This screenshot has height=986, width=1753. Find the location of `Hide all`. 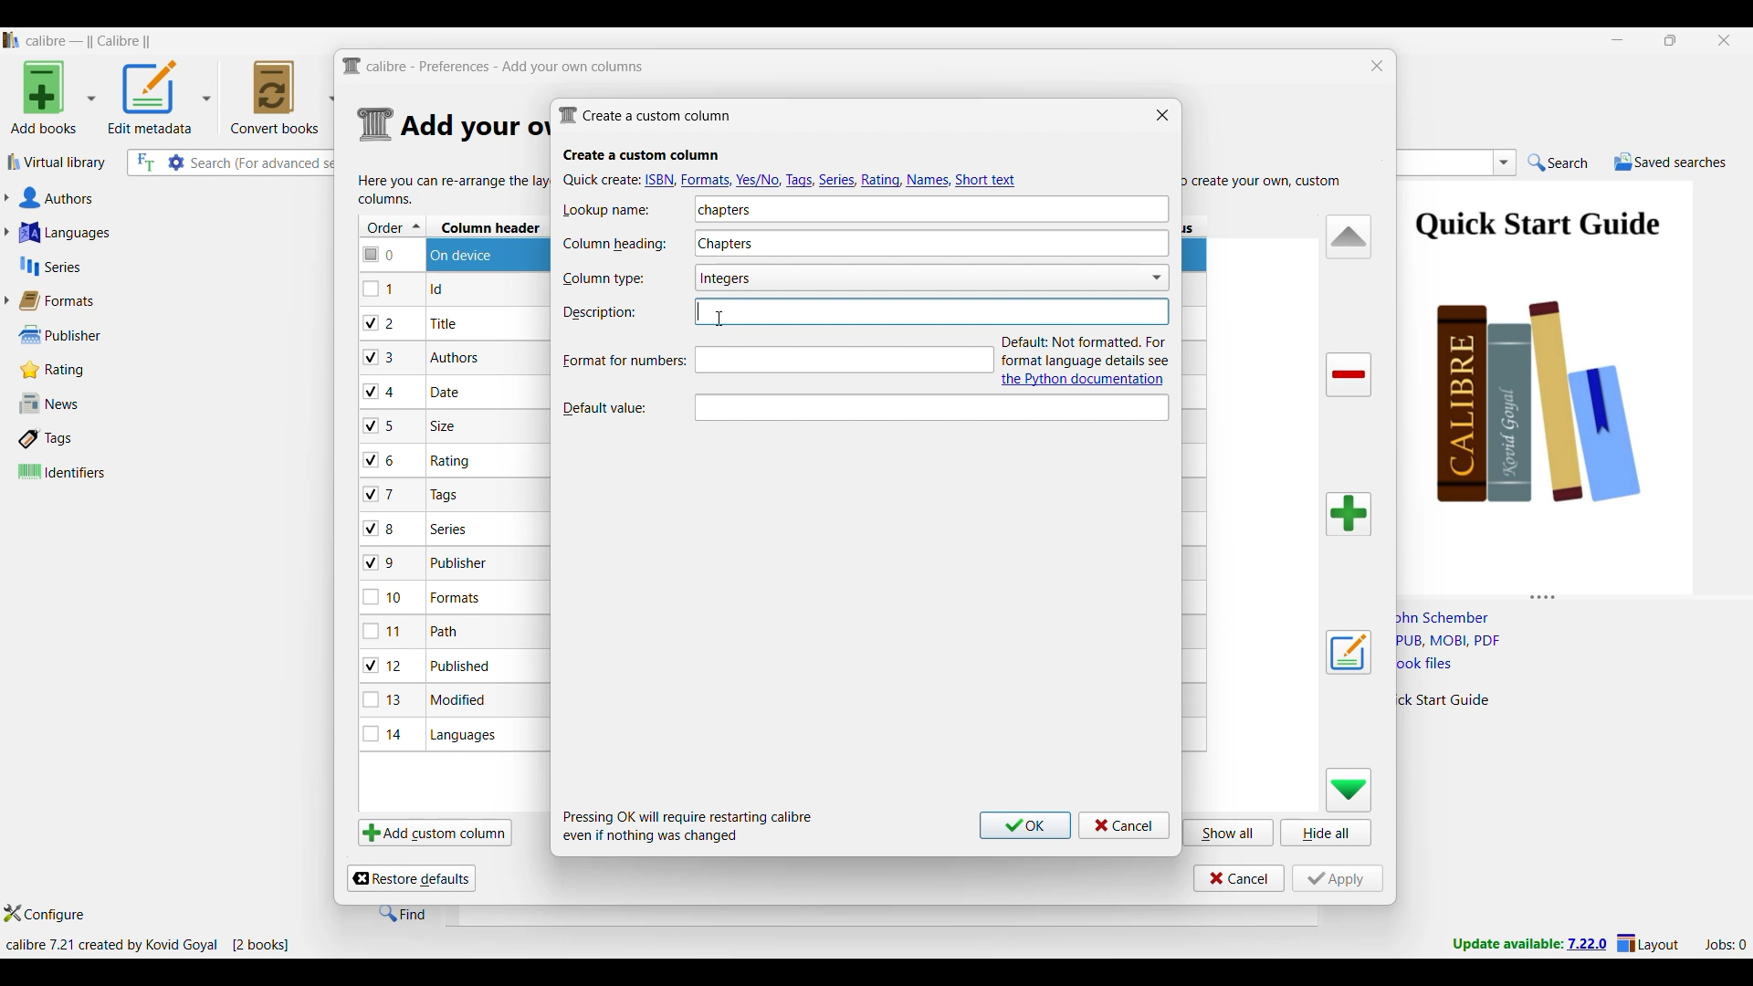

Hide all is located at coordinates (1326, 833).